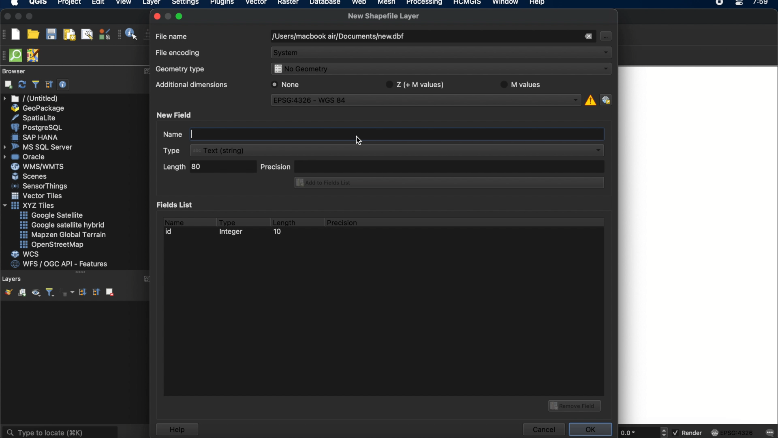  Describe the element at coordinates (38, 3) in the screenshot. I see `QGIS` at that location.